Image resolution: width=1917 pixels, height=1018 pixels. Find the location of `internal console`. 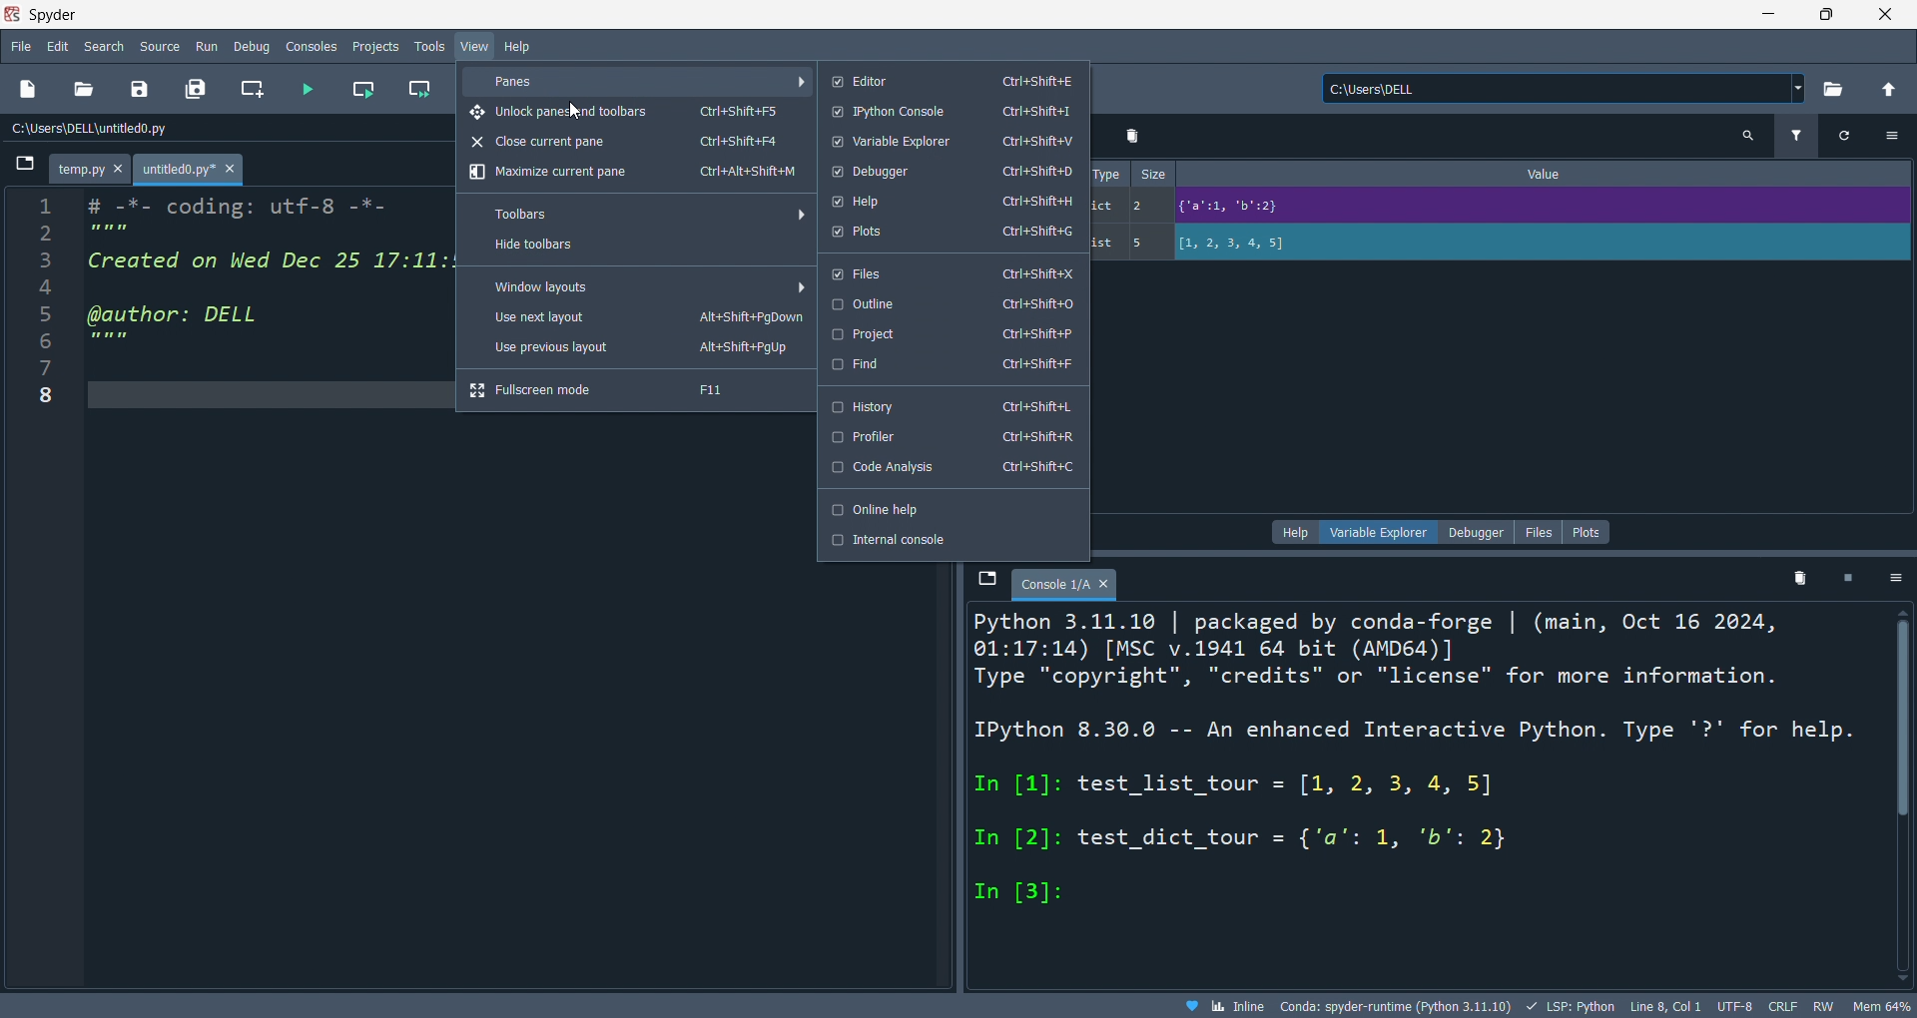

internal console is located at coordinates (952, 540).